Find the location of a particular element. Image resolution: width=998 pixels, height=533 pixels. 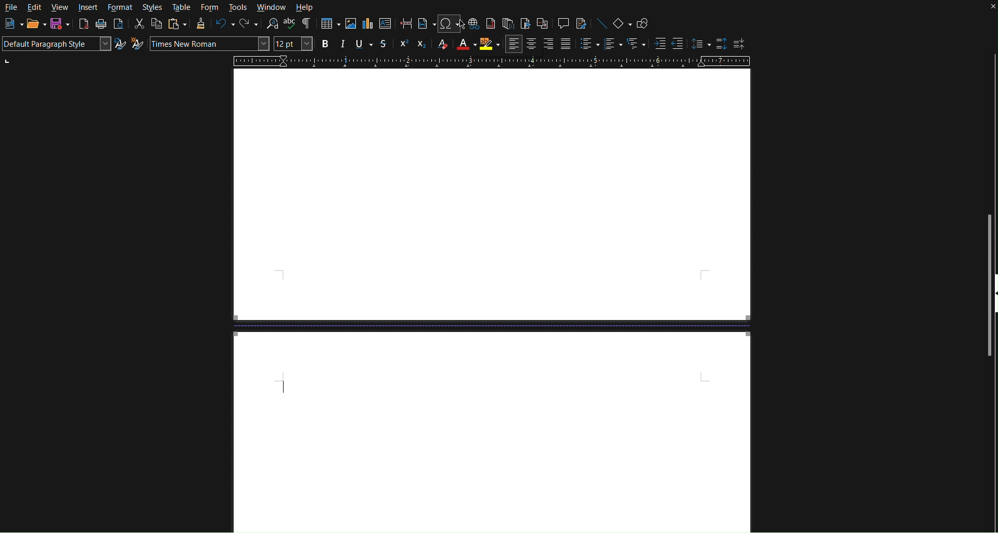

Align Right is located at coordinates (549, 44).